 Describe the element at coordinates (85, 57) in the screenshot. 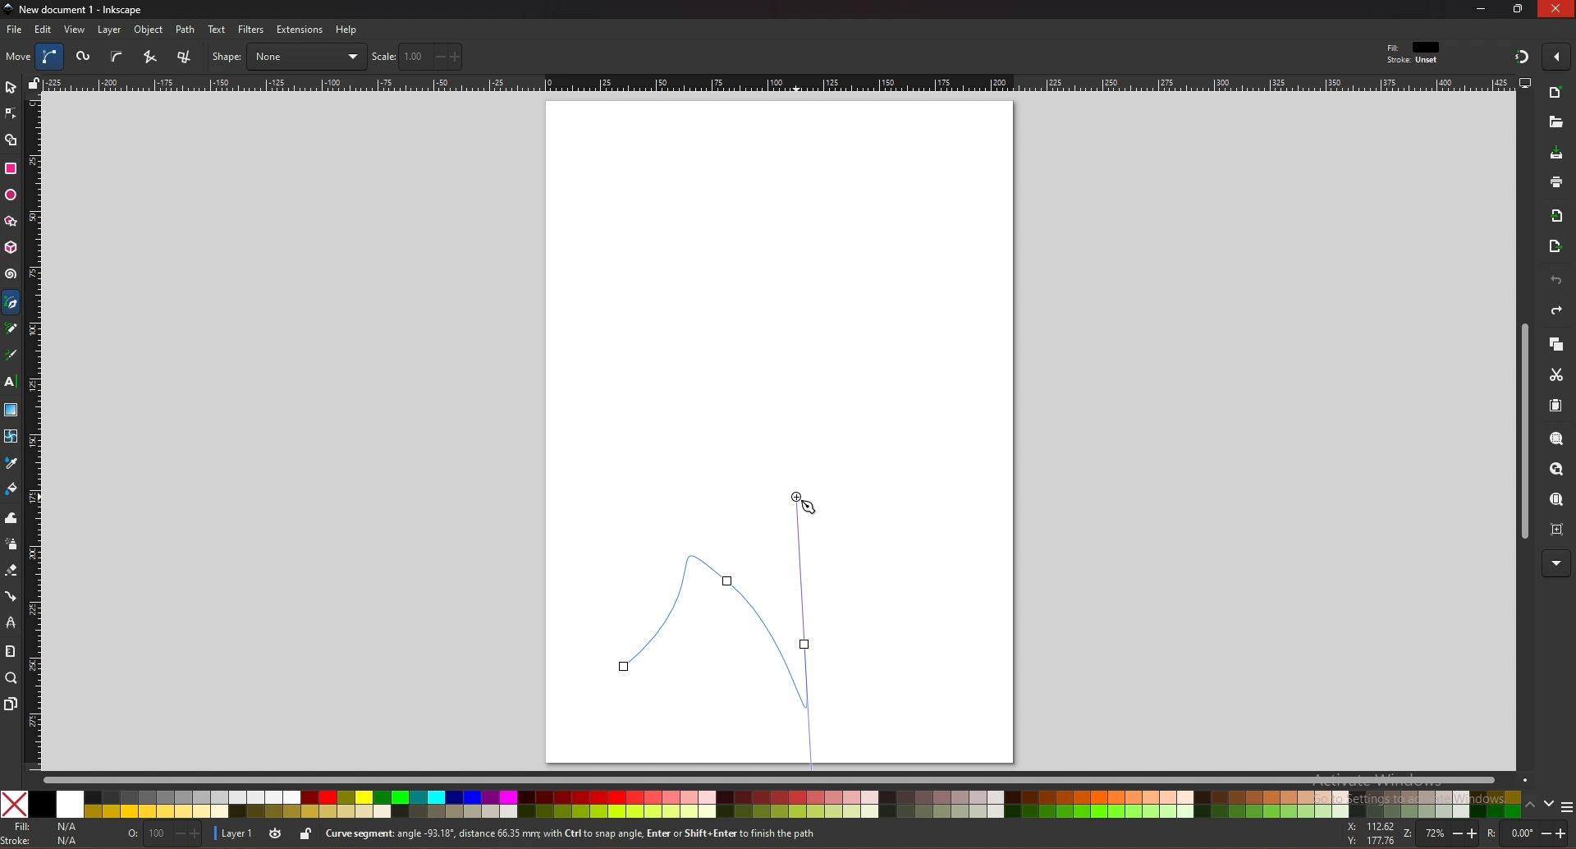

I see `spiro path` at that location.